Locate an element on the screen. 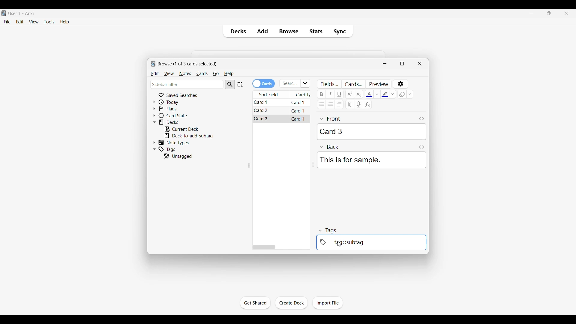 The image size is (576, 324). Click to go to mentioned deck is located at coordinates (188, 136).